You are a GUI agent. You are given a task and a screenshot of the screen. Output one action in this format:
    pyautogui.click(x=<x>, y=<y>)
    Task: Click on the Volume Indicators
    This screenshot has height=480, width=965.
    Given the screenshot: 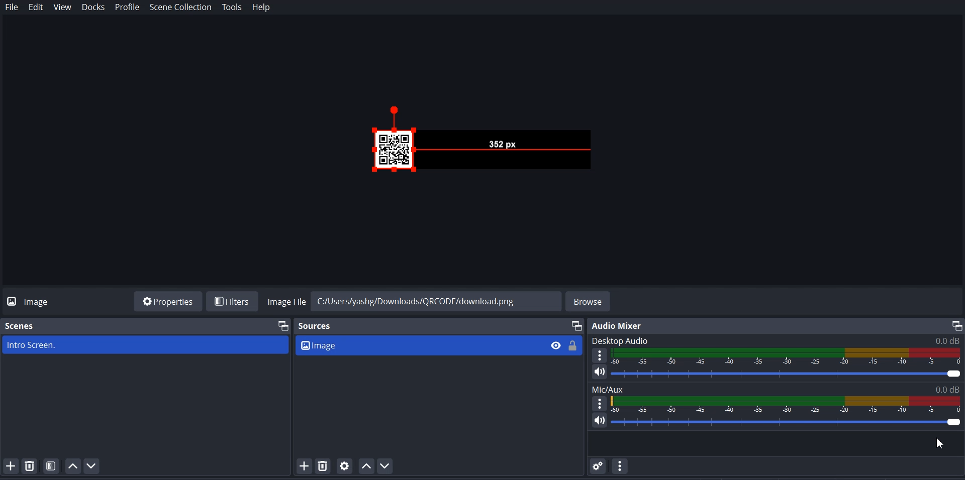 What is the action you would take?
    pyautogui.click(x=787, y=404)
    